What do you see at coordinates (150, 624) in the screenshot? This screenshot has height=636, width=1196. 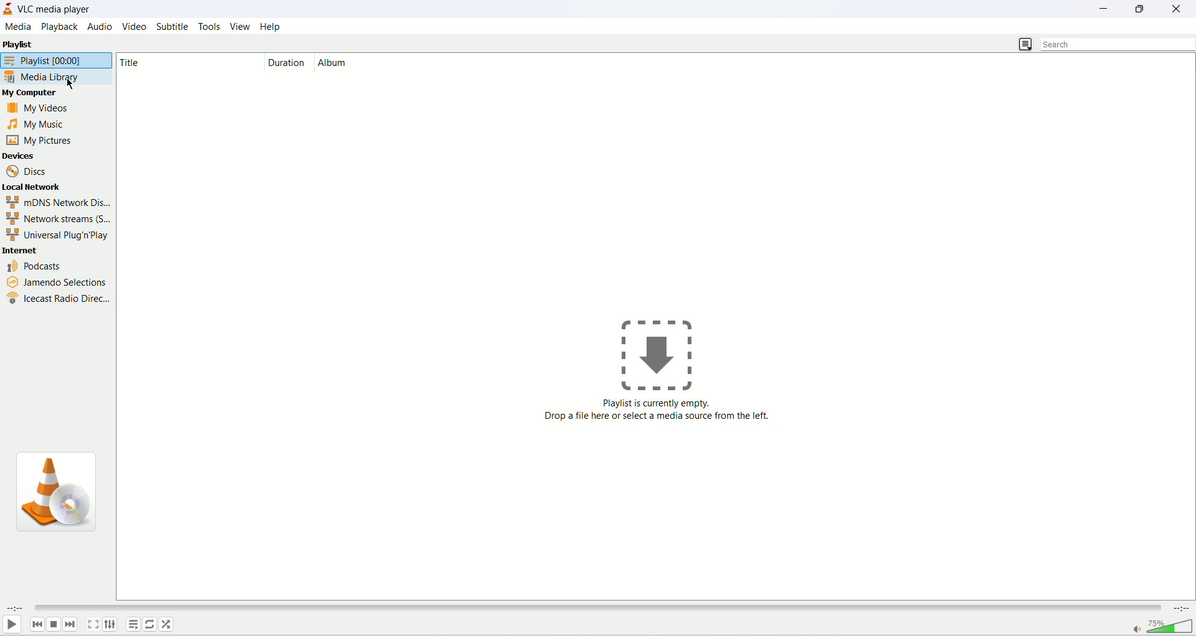 I see `toggle loop` at bounding box center [150, 624].